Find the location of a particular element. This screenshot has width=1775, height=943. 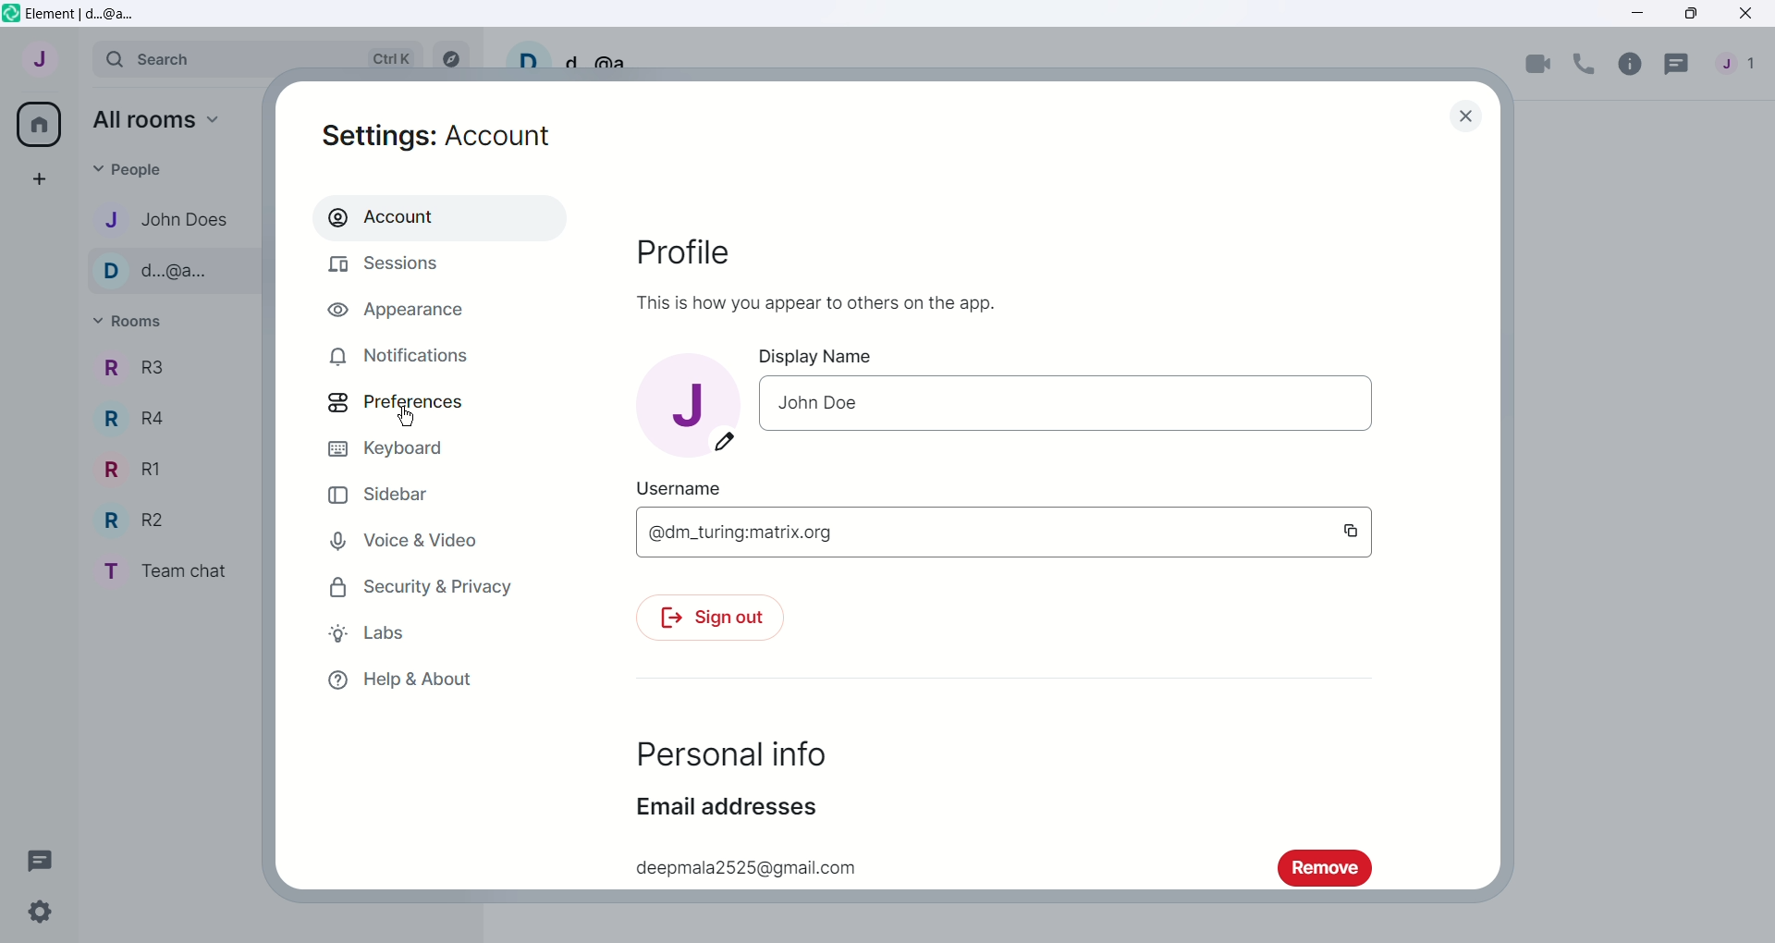

Email addresses is located at coordinates (728, 806).